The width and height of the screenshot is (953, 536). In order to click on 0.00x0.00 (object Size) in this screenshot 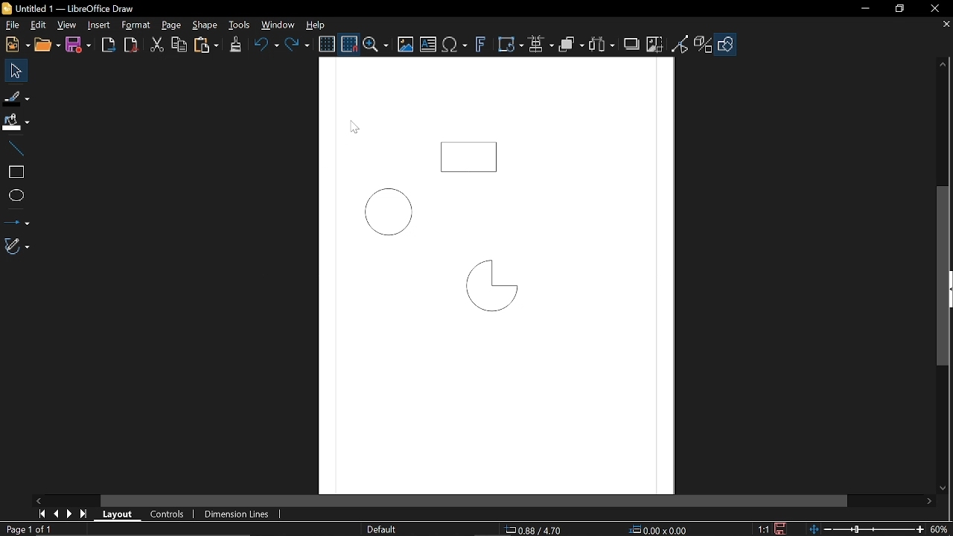, I will do `click(663, 529)`.